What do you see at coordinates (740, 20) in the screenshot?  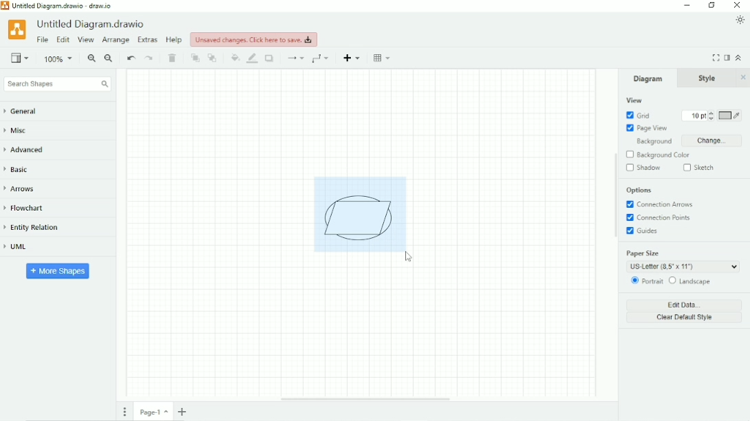 I see `Appearance` at bounding box center [740, 20].